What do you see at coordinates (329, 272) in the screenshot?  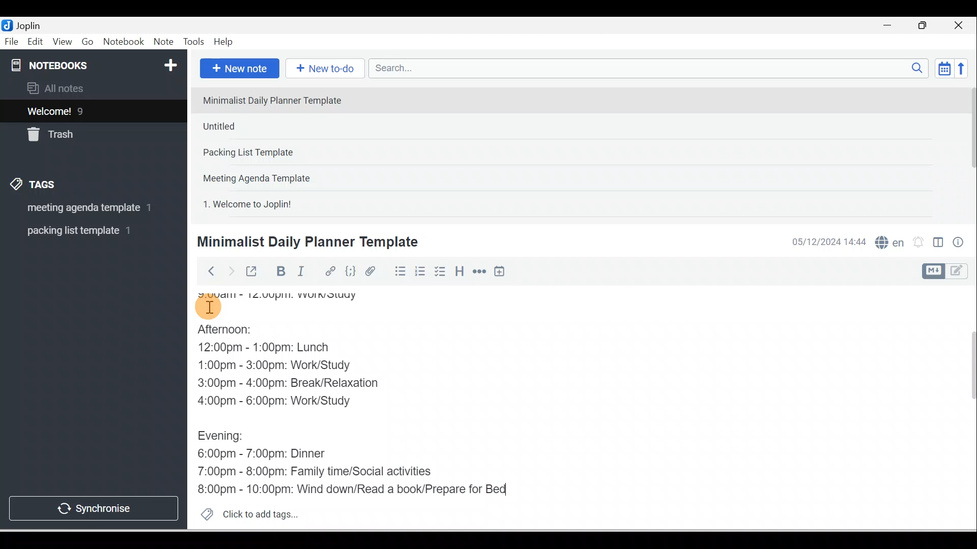 I see `Hyperlink` at bounding box center [329, 272].